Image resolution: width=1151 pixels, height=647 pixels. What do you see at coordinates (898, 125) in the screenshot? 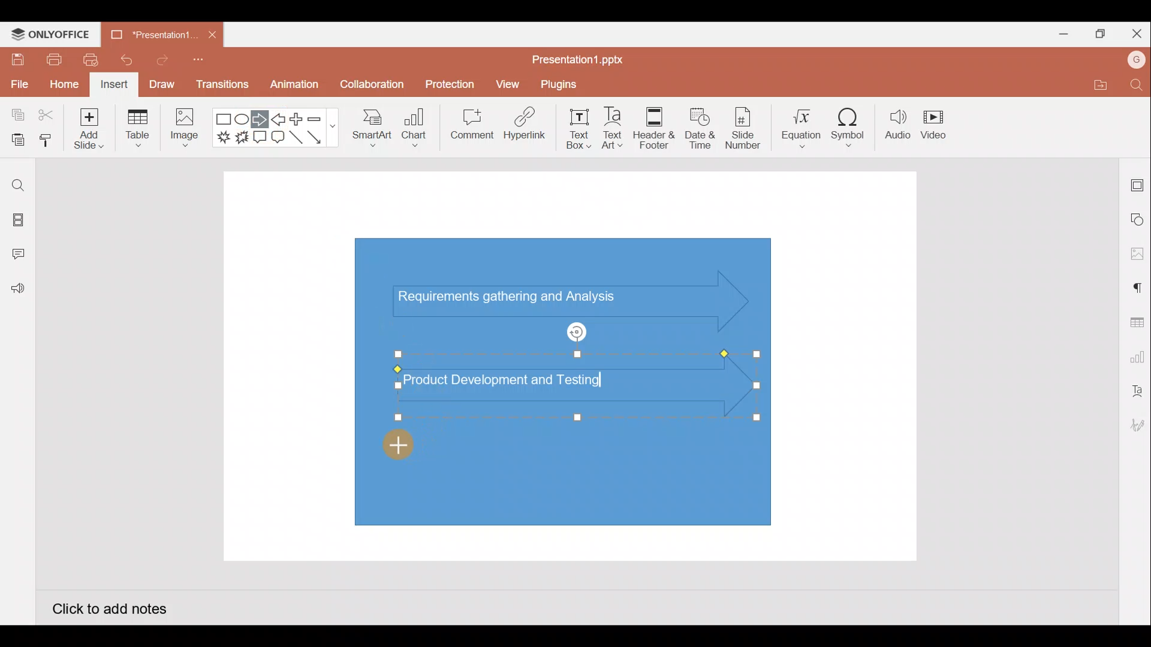
I see `Audio` at bounding box center [898, 125].